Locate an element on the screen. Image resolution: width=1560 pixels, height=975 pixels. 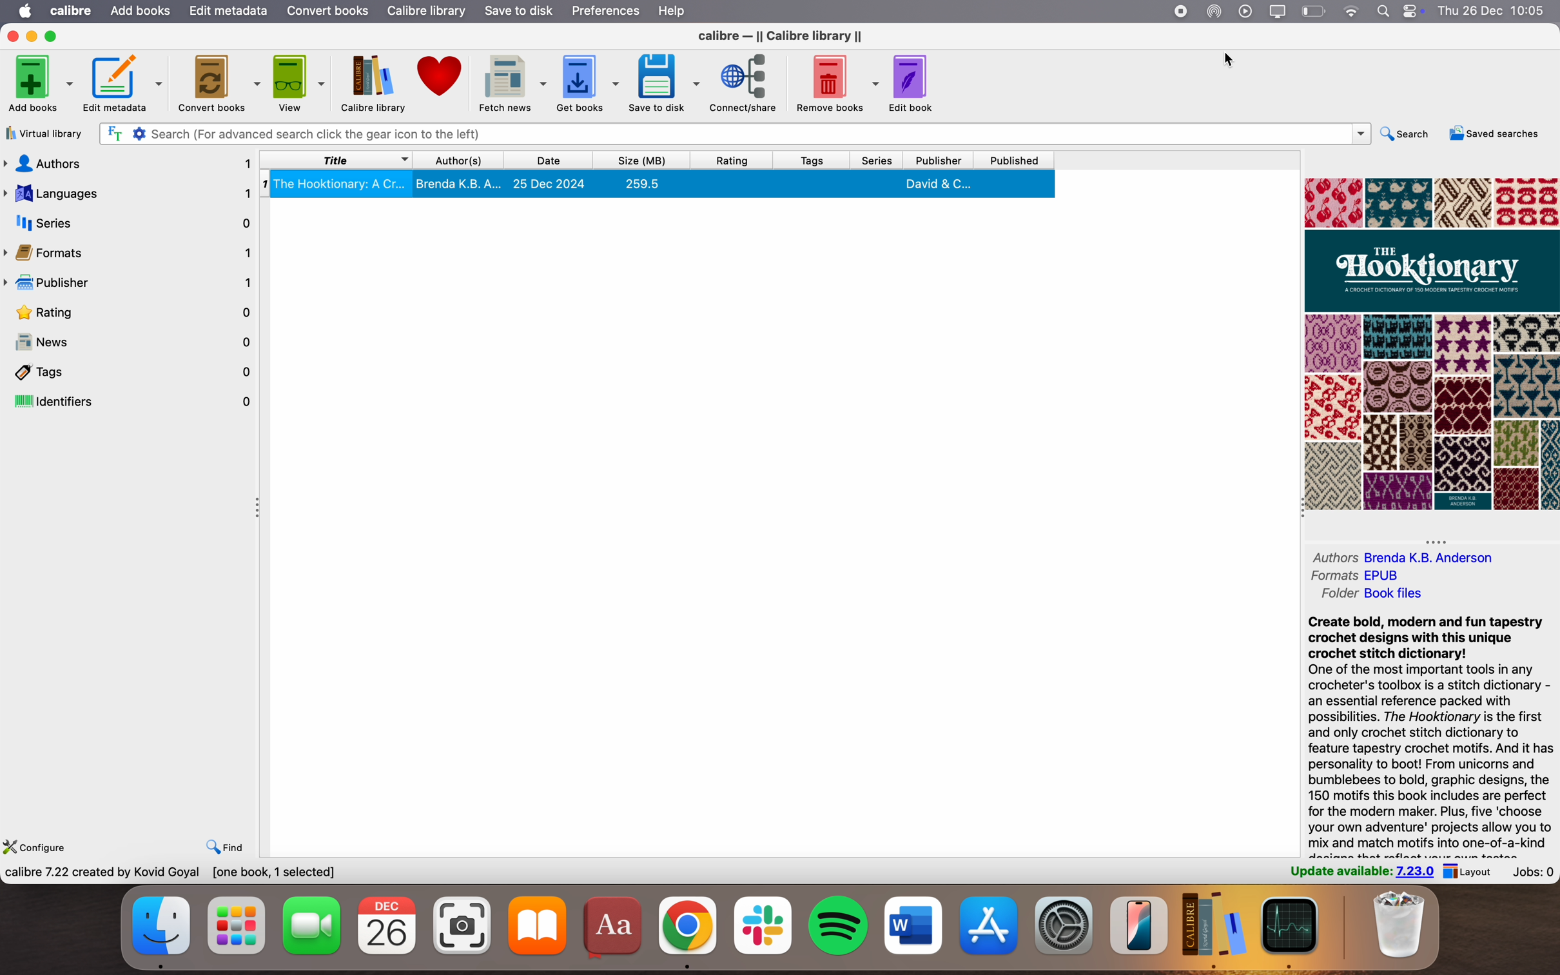
trash is located at coordinates (1400, 923).